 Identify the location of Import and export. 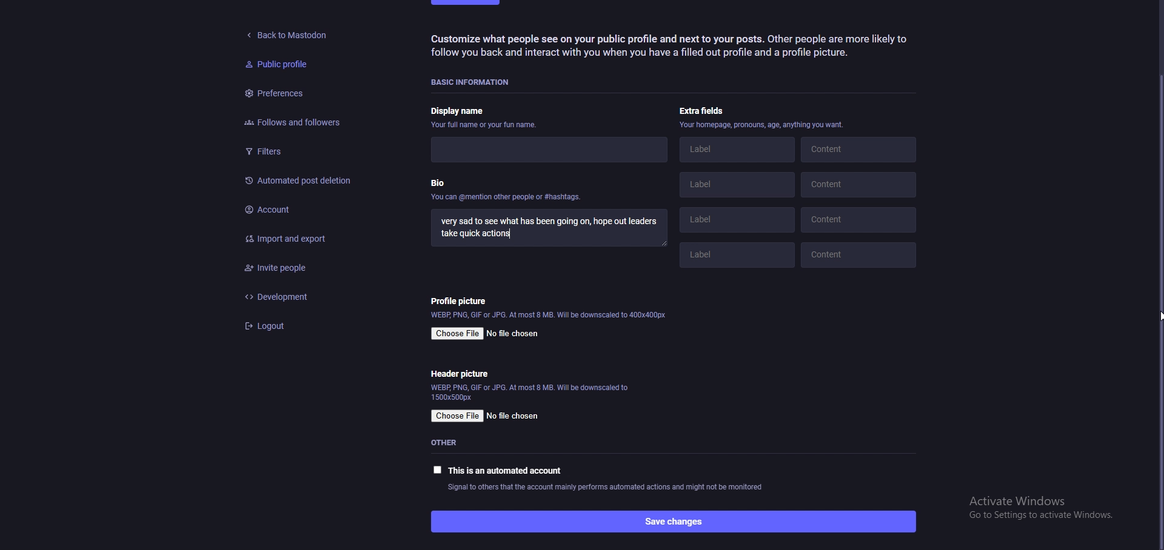
(300, 236).